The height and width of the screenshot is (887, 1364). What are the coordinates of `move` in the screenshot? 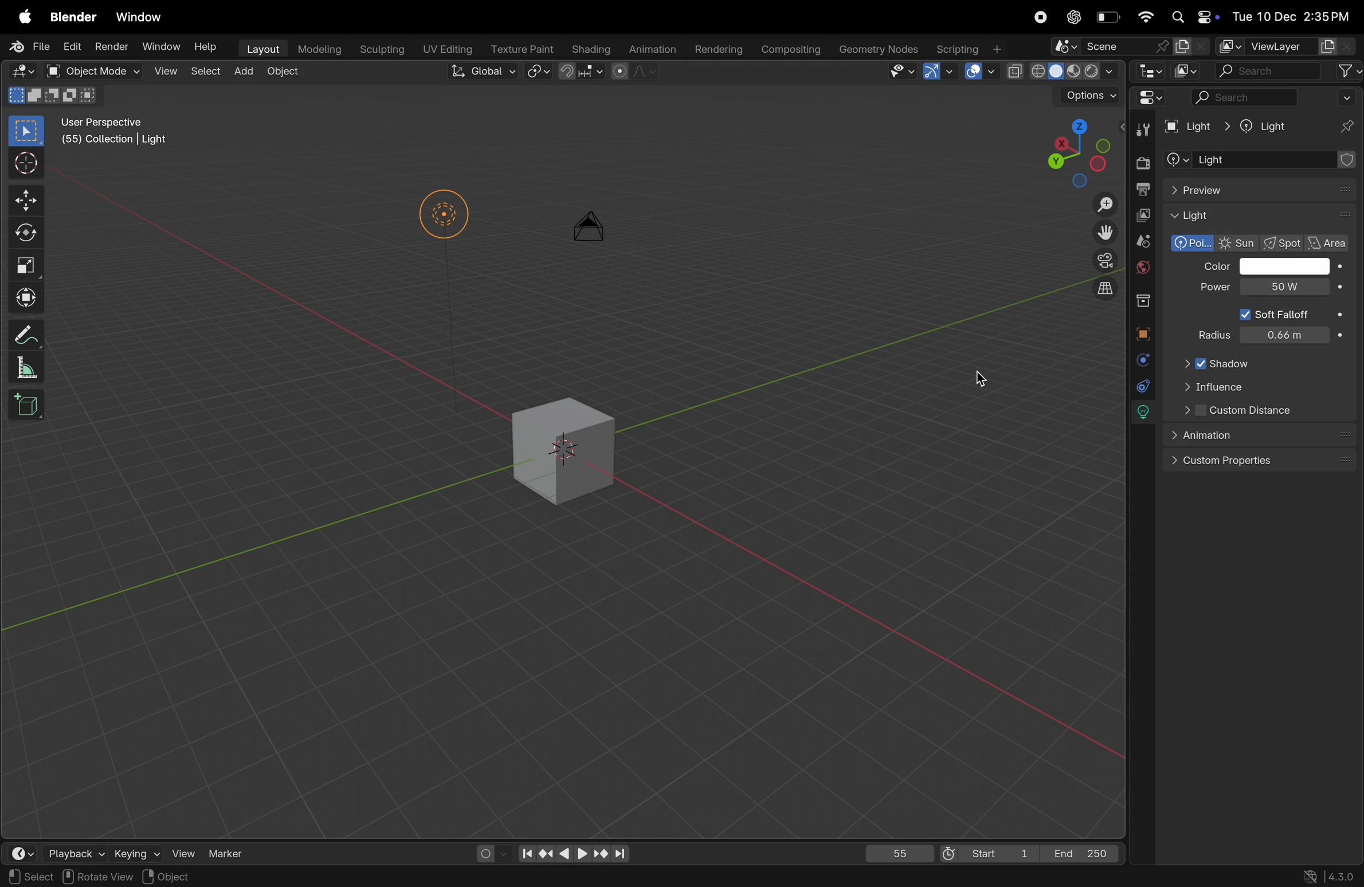 It's located at (25, 201).